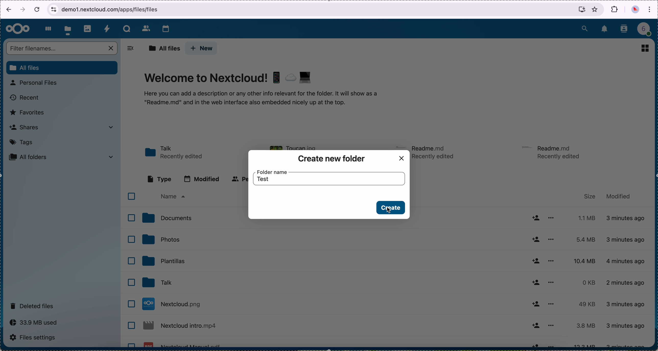 Image resolution: width=658 pixels, height=351 pixels. What do you see at coordinates (131, 269) in the screenshot?
I see `checkboxes` at bounding box center [131, 269].